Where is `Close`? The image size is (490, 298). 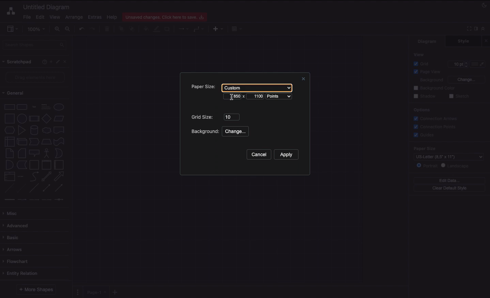
Close is located at coordinates (67, 61).